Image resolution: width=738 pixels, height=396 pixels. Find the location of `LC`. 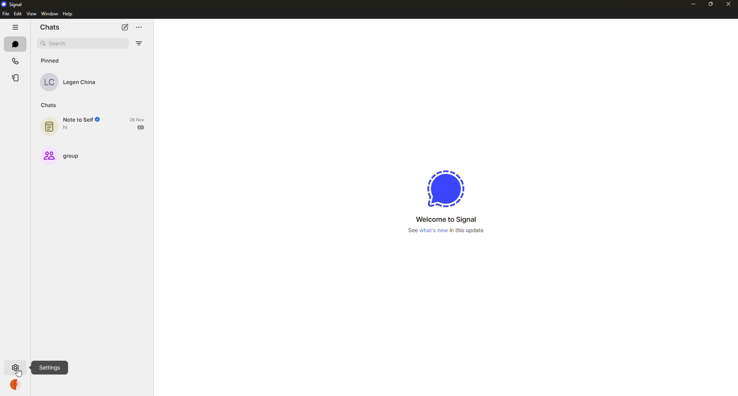

LC is located at coordinates (48, 82).